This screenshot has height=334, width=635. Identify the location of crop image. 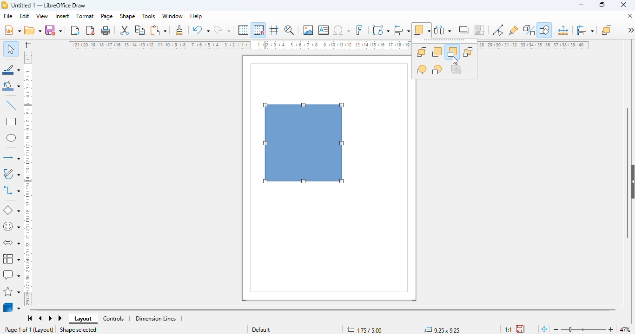
(480, 30).